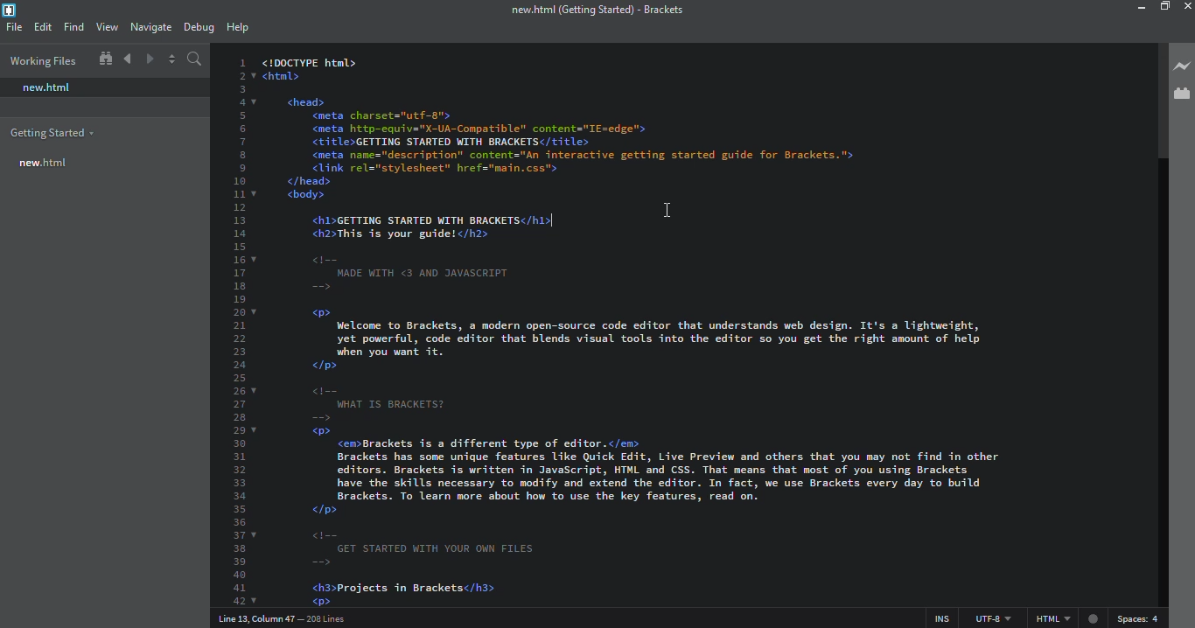 The width and height of the screenshot is (1195, 628). Describe the element at coordinates (106, 59) in the screenshot. I see `show in file tree` at that location.